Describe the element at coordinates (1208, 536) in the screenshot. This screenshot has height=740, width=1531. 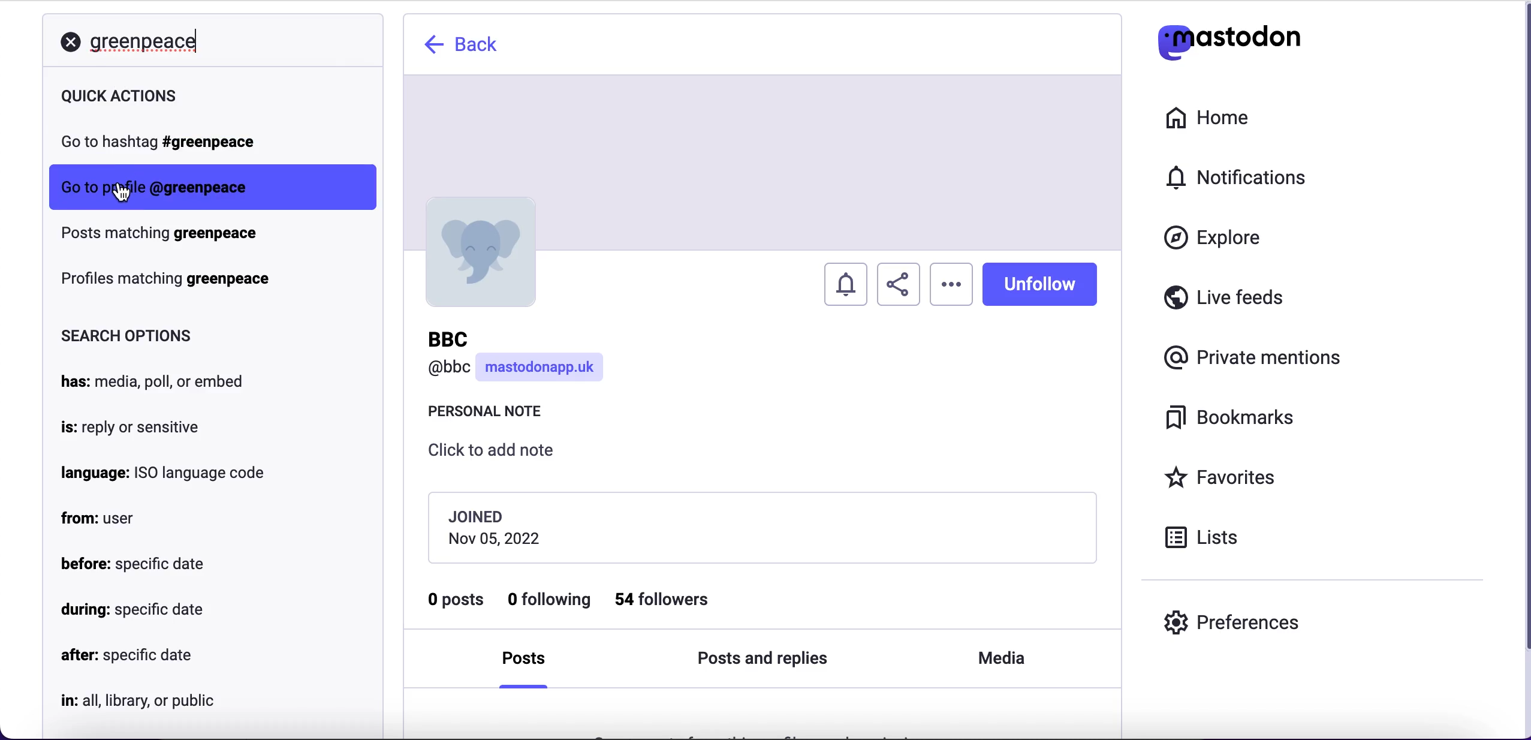
I see `lists` at that location.